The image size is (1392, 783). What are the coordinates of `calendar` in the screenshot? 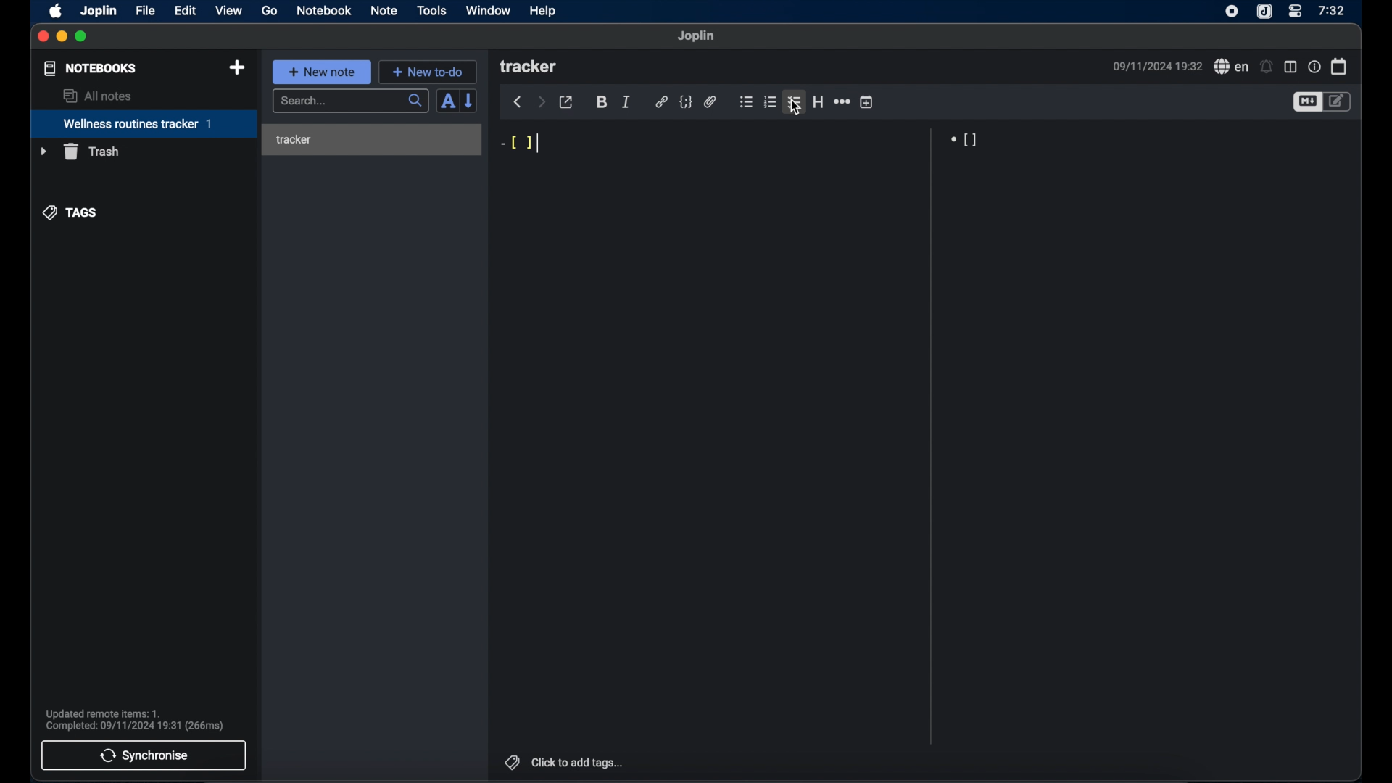 It's located at (1339, 66).